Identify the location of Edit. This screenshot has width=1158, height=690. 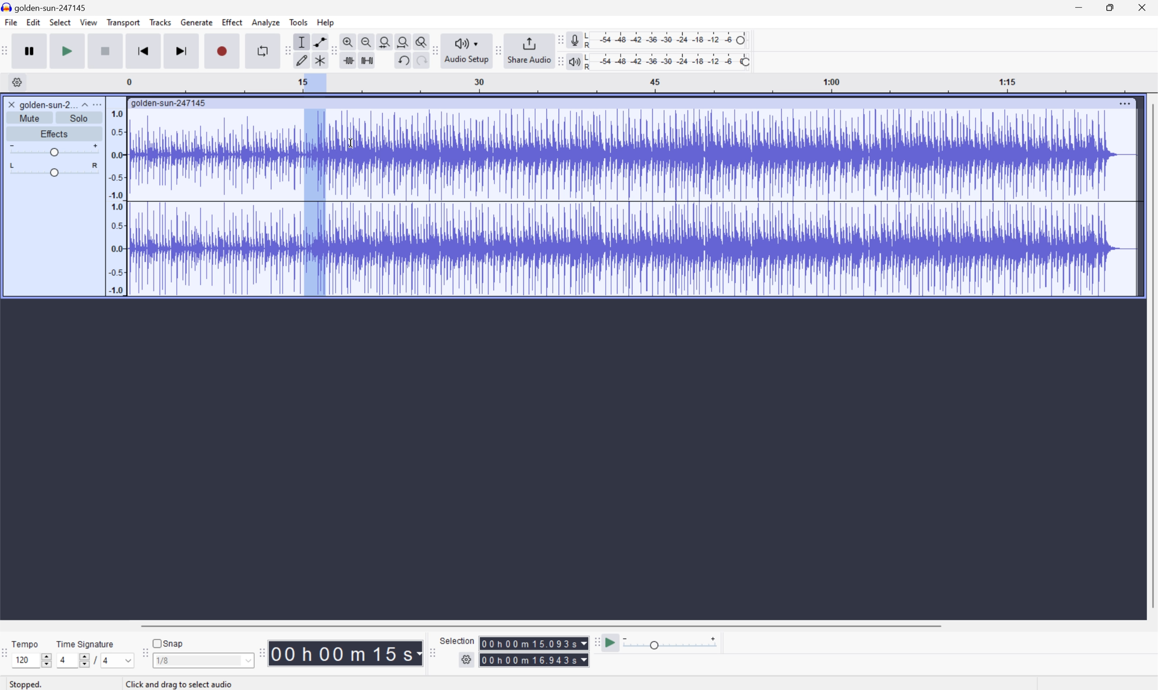
(34, 23).